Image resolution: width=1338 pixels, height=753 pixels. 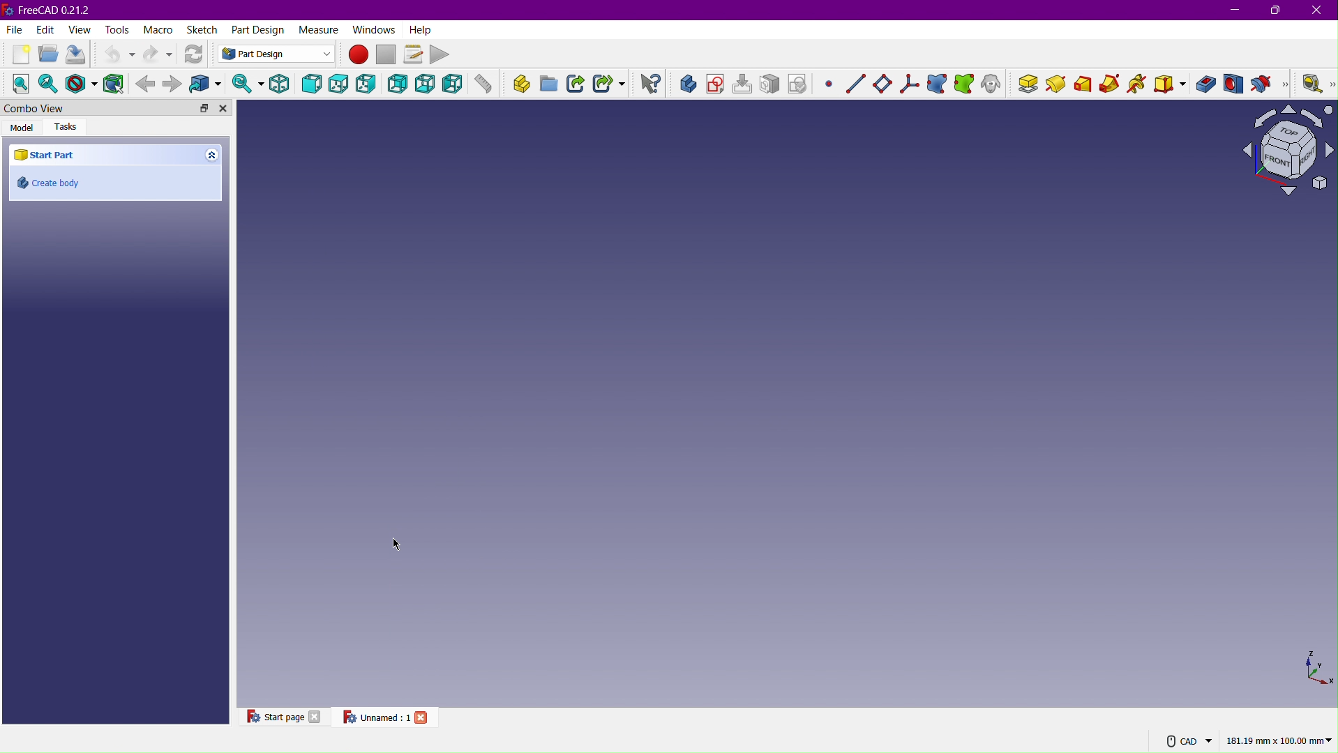 What do you see at coordinates (577, 87) in the screenshot?
I see `Make Link` at bounding box center [577, 87].